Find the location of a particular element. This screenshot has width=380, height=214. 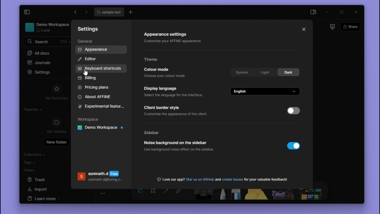

Eraser is located at coordinates (235, 195).